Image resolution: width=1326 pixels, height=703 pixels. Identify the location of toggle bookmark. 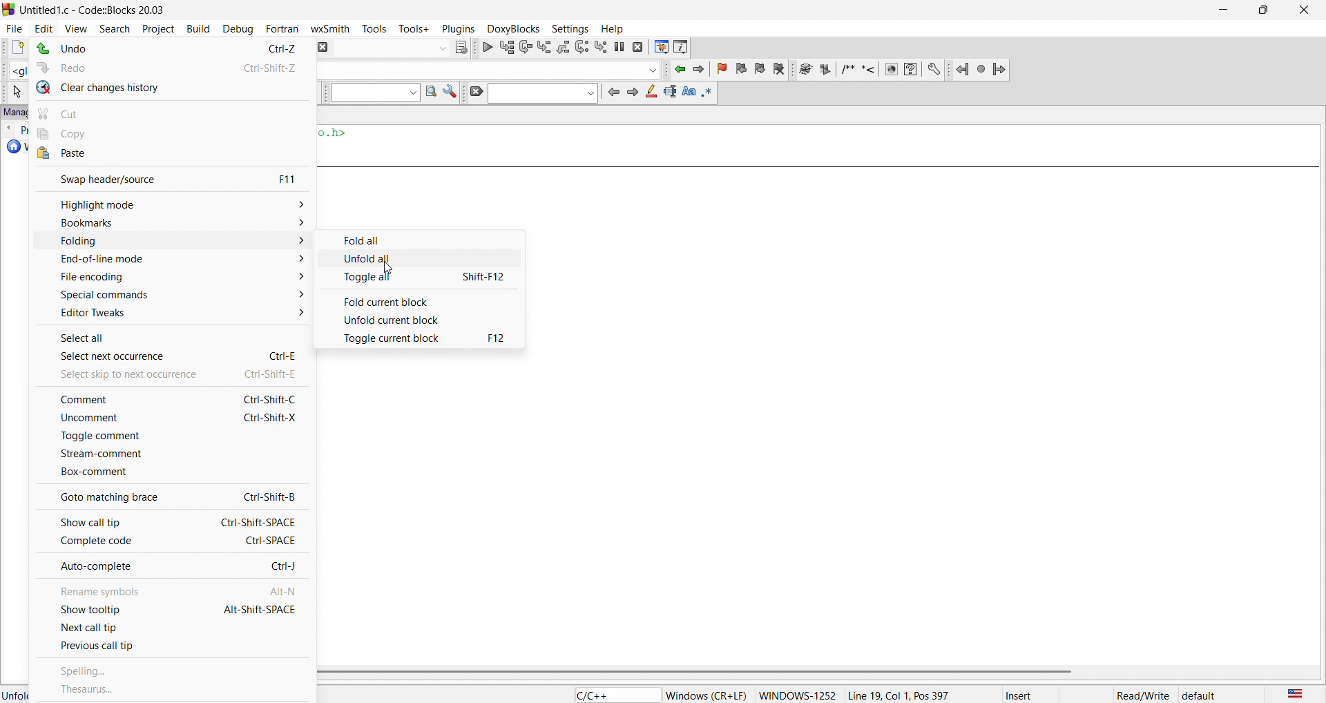
(724, 69).